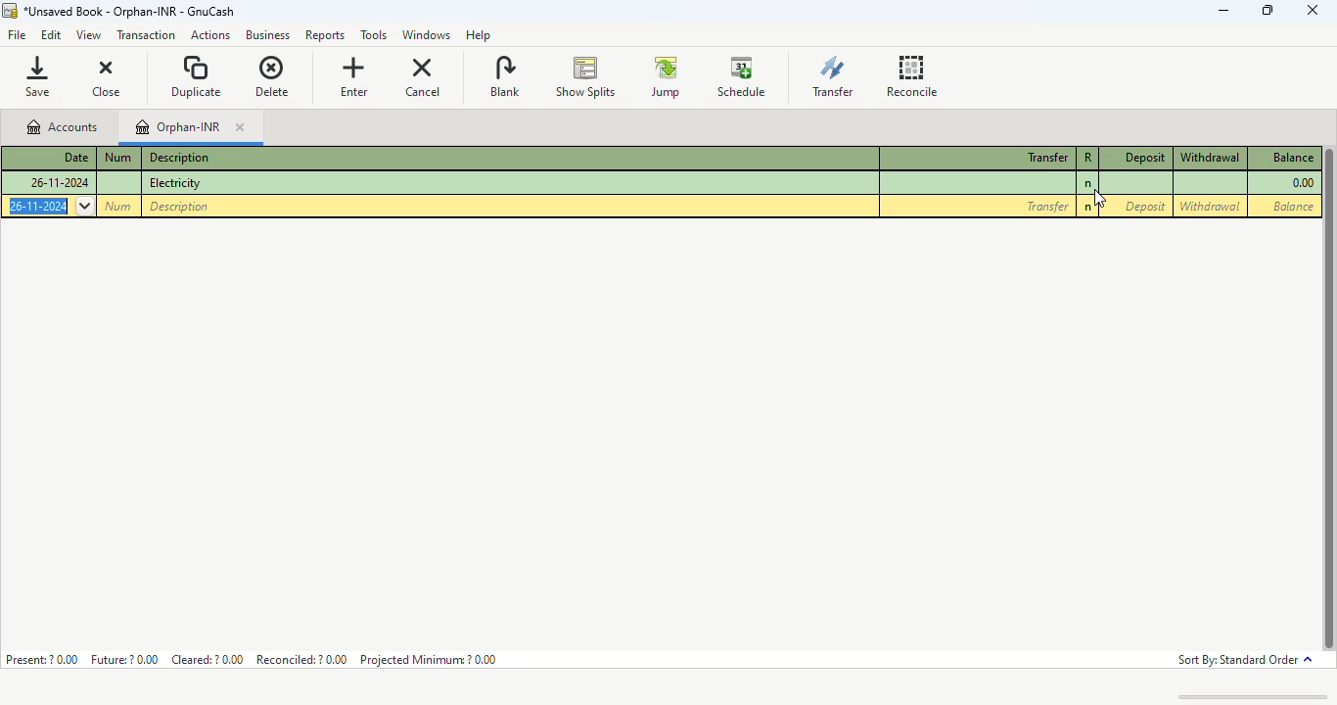 This screenshot has width=1337, height=705. I want to click on reconcile, so click(1088, 157).